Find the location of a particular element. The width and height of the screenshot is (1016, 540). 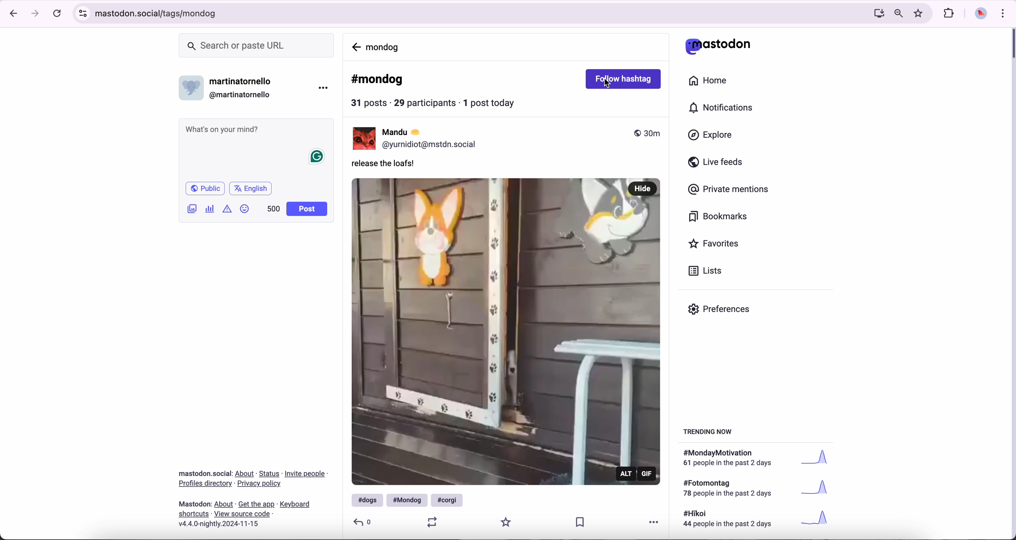

Mandu profile is located at coordinates (362, 139).